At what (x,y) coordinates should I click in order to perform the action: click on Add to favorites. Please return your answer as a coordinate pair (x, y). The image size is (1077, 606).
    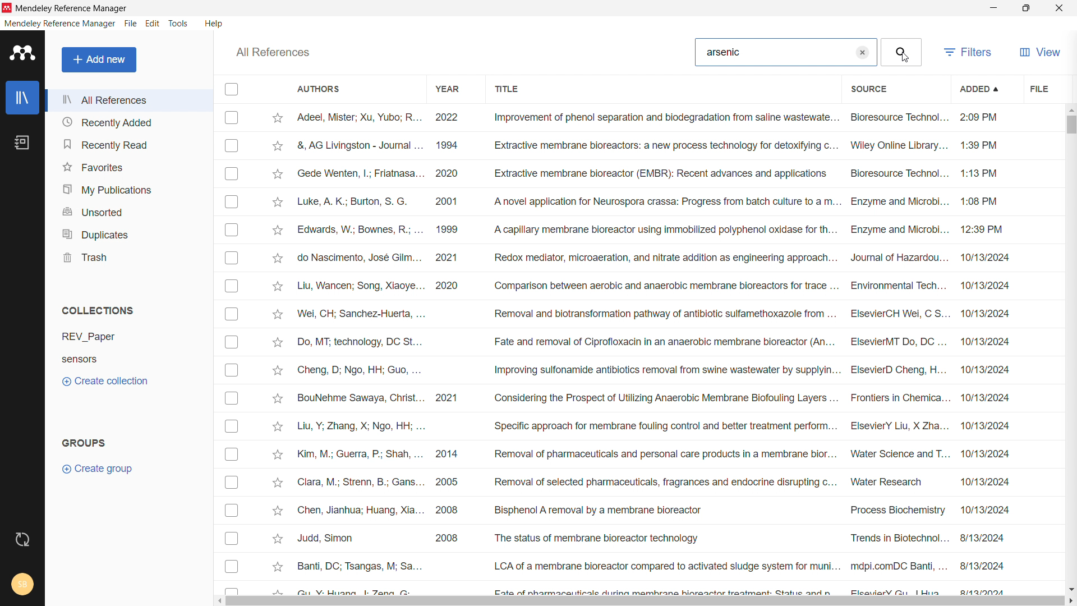
    Looking at the image, I should click on (280, 257).